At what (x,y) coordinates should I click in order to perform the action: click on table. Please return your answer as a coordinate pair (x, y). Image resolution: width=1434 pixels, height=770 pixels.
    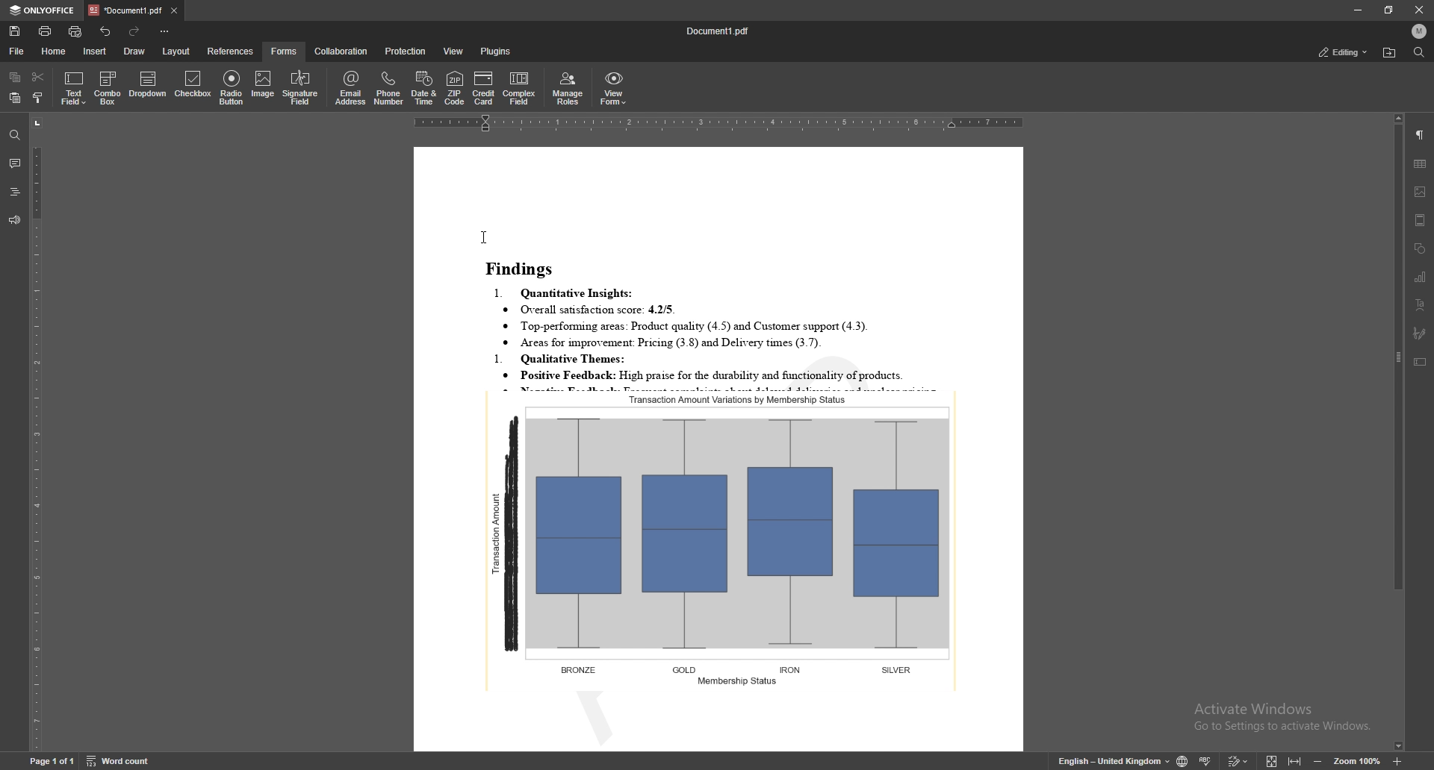
    Looking at the image, I should click on (1421, 163).